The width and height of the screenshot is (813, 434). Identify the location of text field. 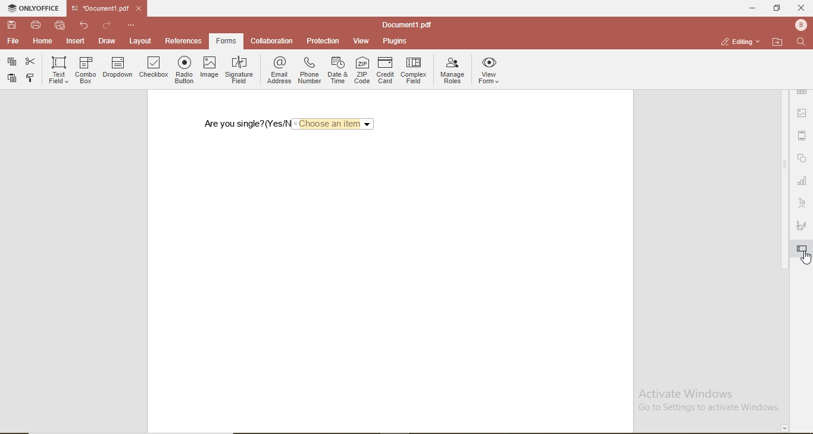
(59, 71).